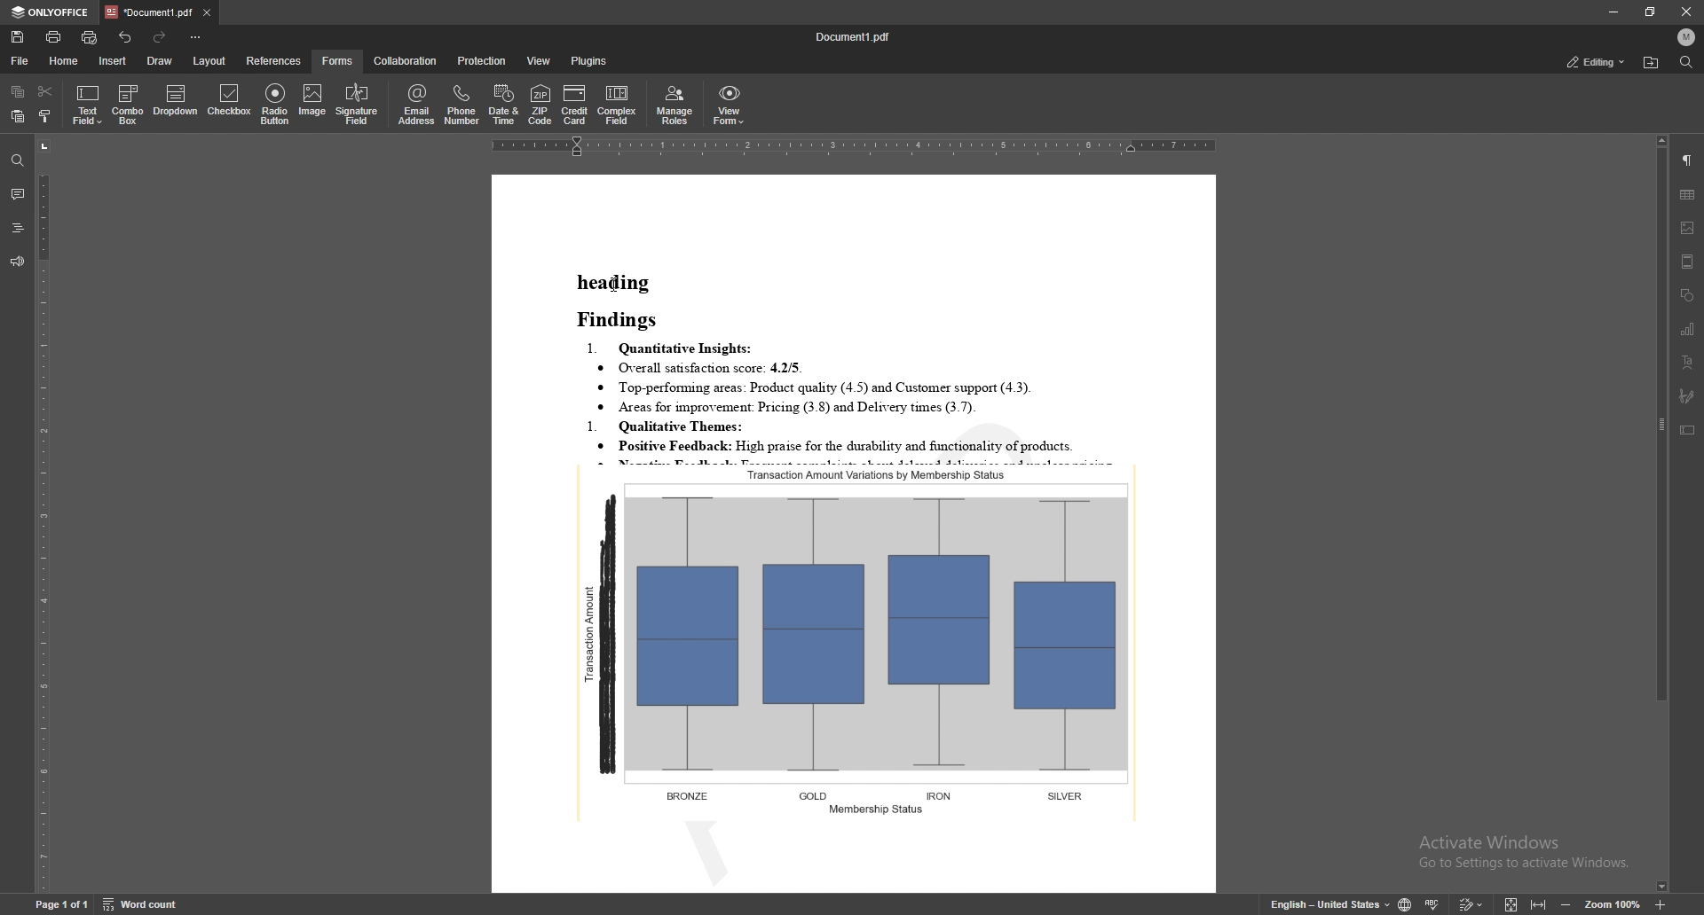 The width and height of the screenshot is (1704, 915). Describe the element at coordinates (54, 37) in the screenshot. I see `print` at that location.